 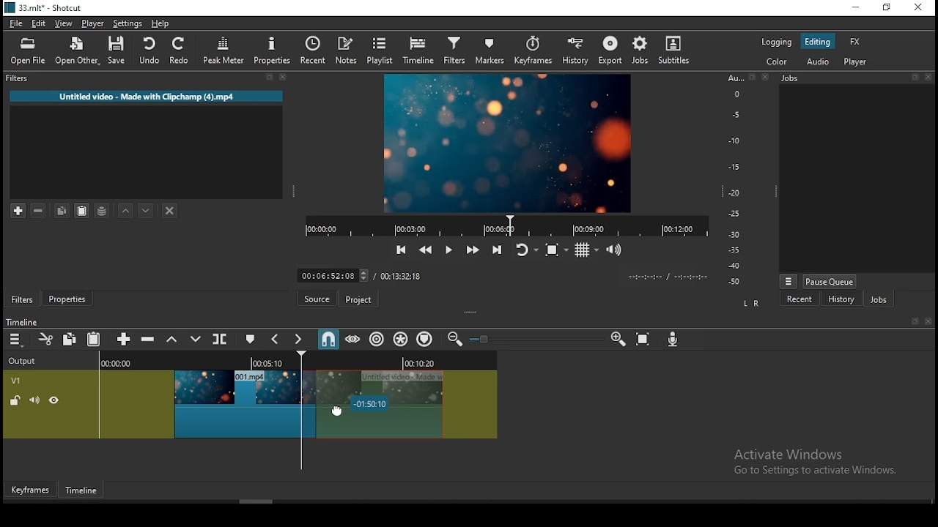 What do you see at coordinates (39, 23) in the screenshot?
I see `edit` at bounding box center [39, 23].